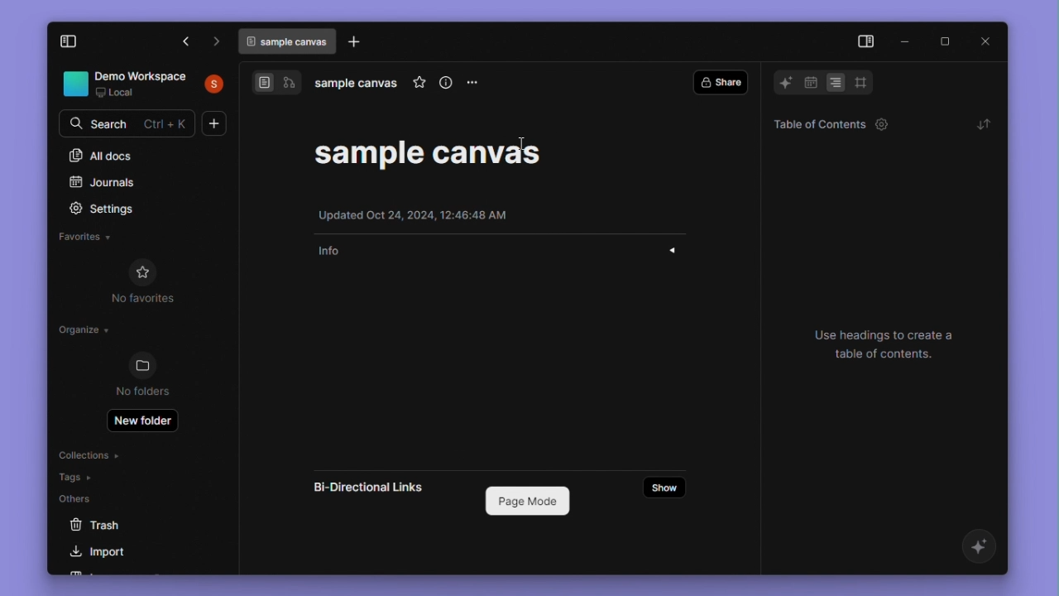  Describe the element at coordinates (357, 42) in the screenshot. I see `new tab` at that location.